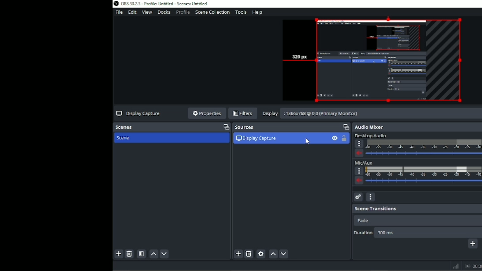 The height and width of the screenshot is (271, 482). I want to click on Move source (s) up, so click(273, 254).